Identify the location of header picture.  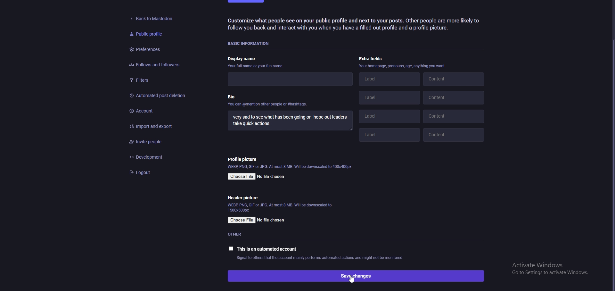
(243, 198).